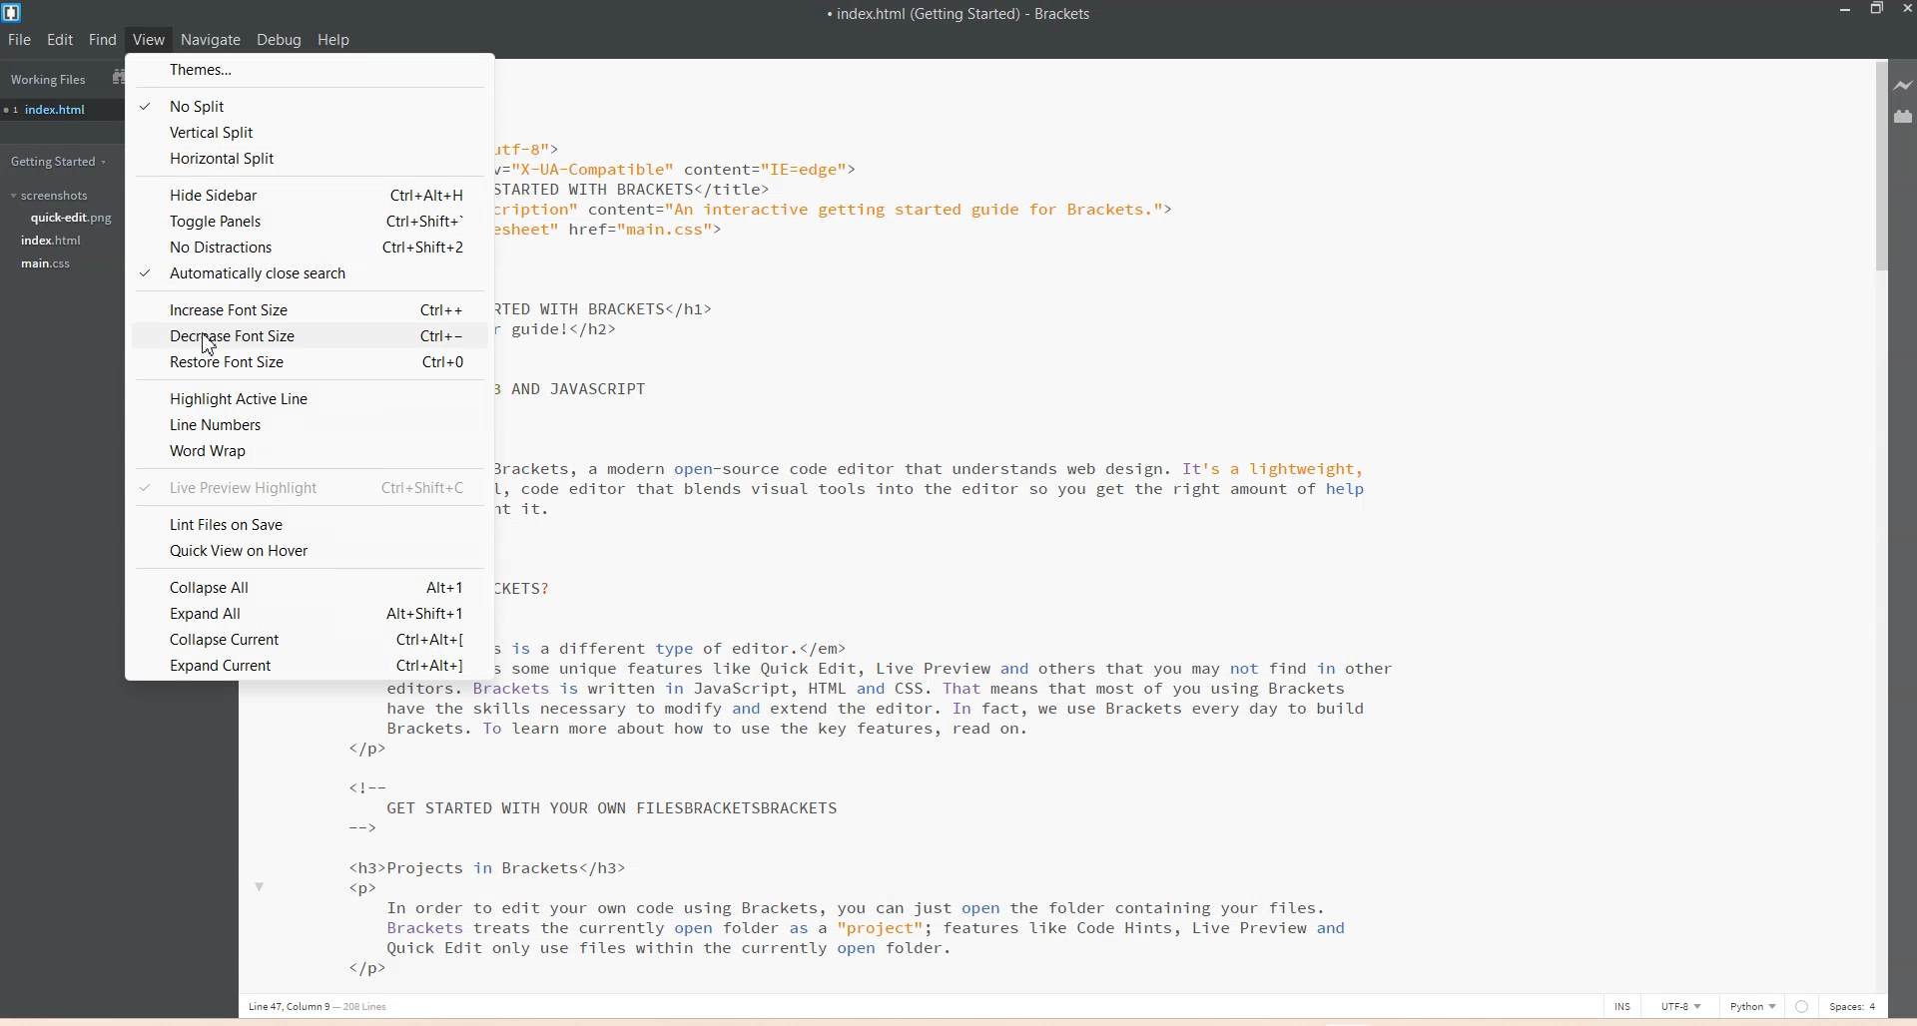 Image resolution: width=1917 pixels, height=1026 pixels. Describe the element at coordinates (315, 72) in the screenshot. I see `Themes` at that location.